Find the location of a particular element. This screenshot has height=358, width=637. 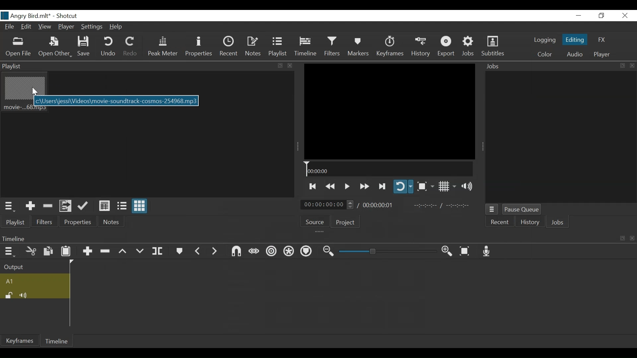

Jobs menu is located at coordinates (492, 209).